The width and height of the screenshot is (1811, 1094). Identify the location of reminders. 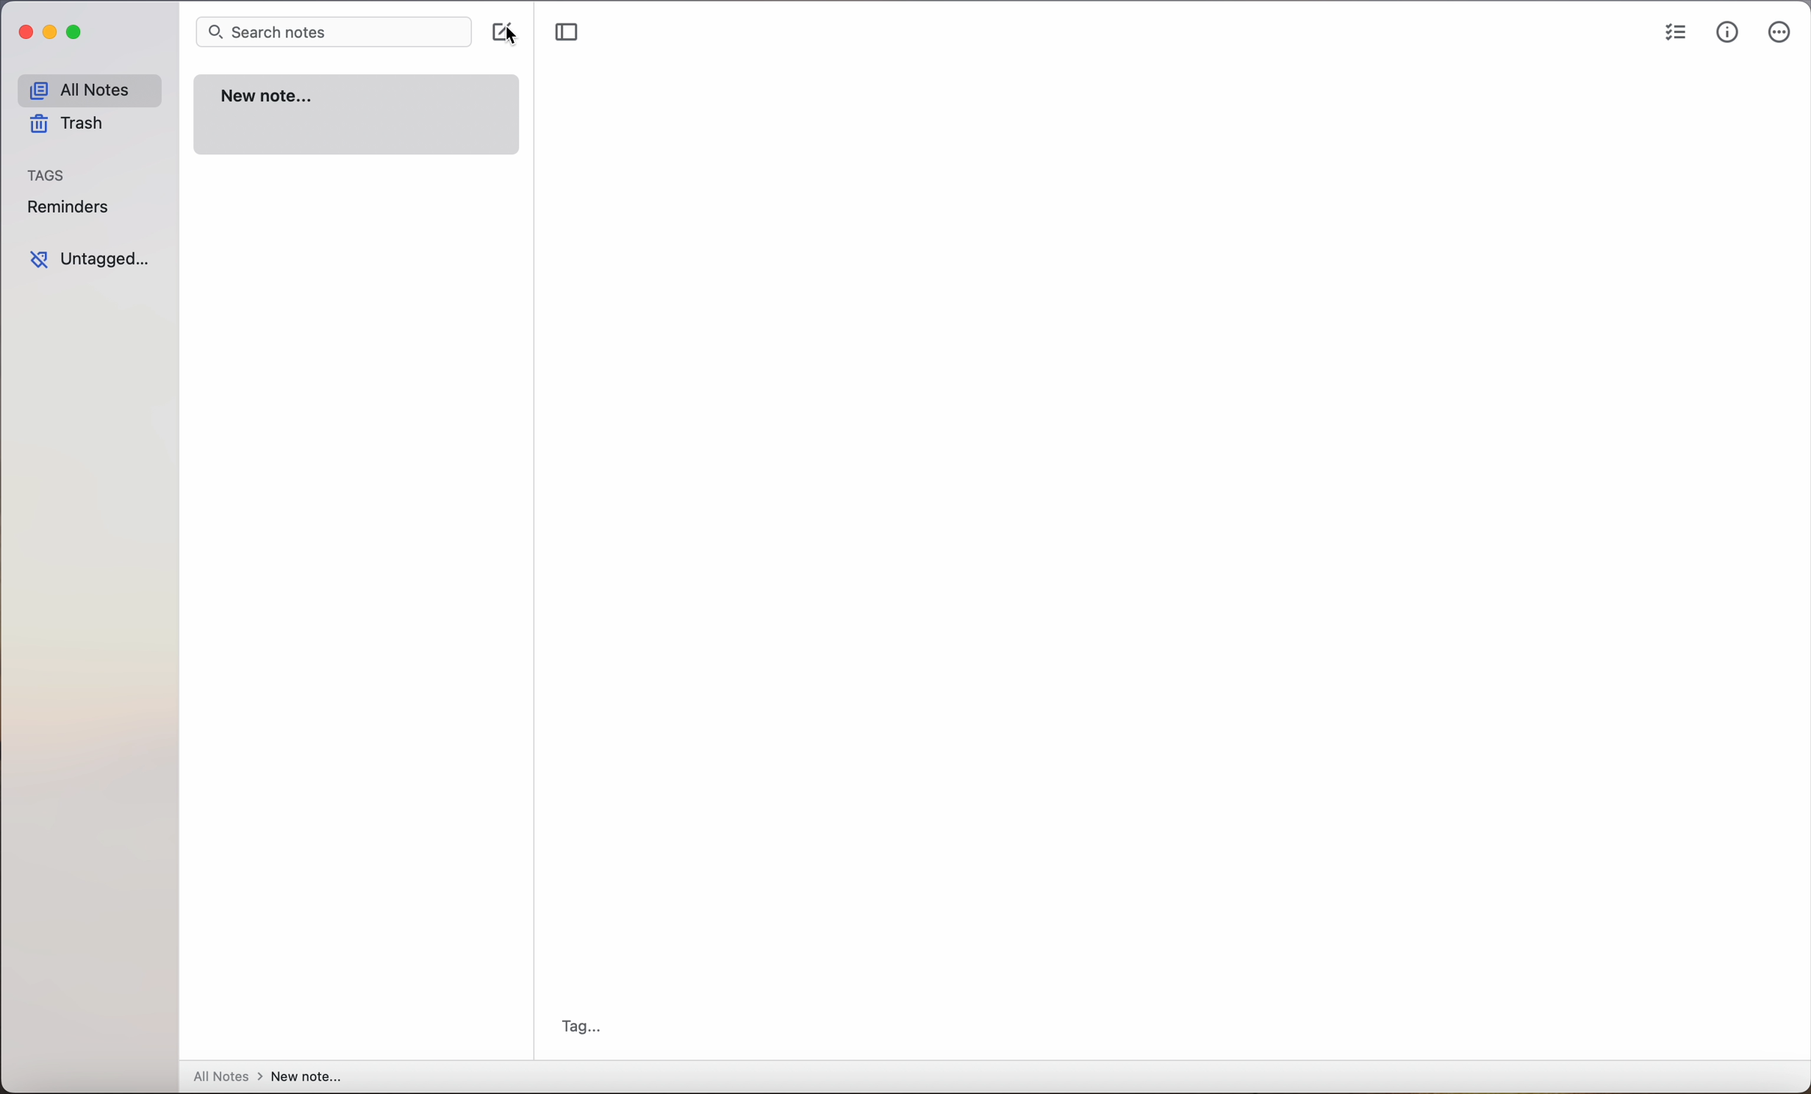
(67, 210).